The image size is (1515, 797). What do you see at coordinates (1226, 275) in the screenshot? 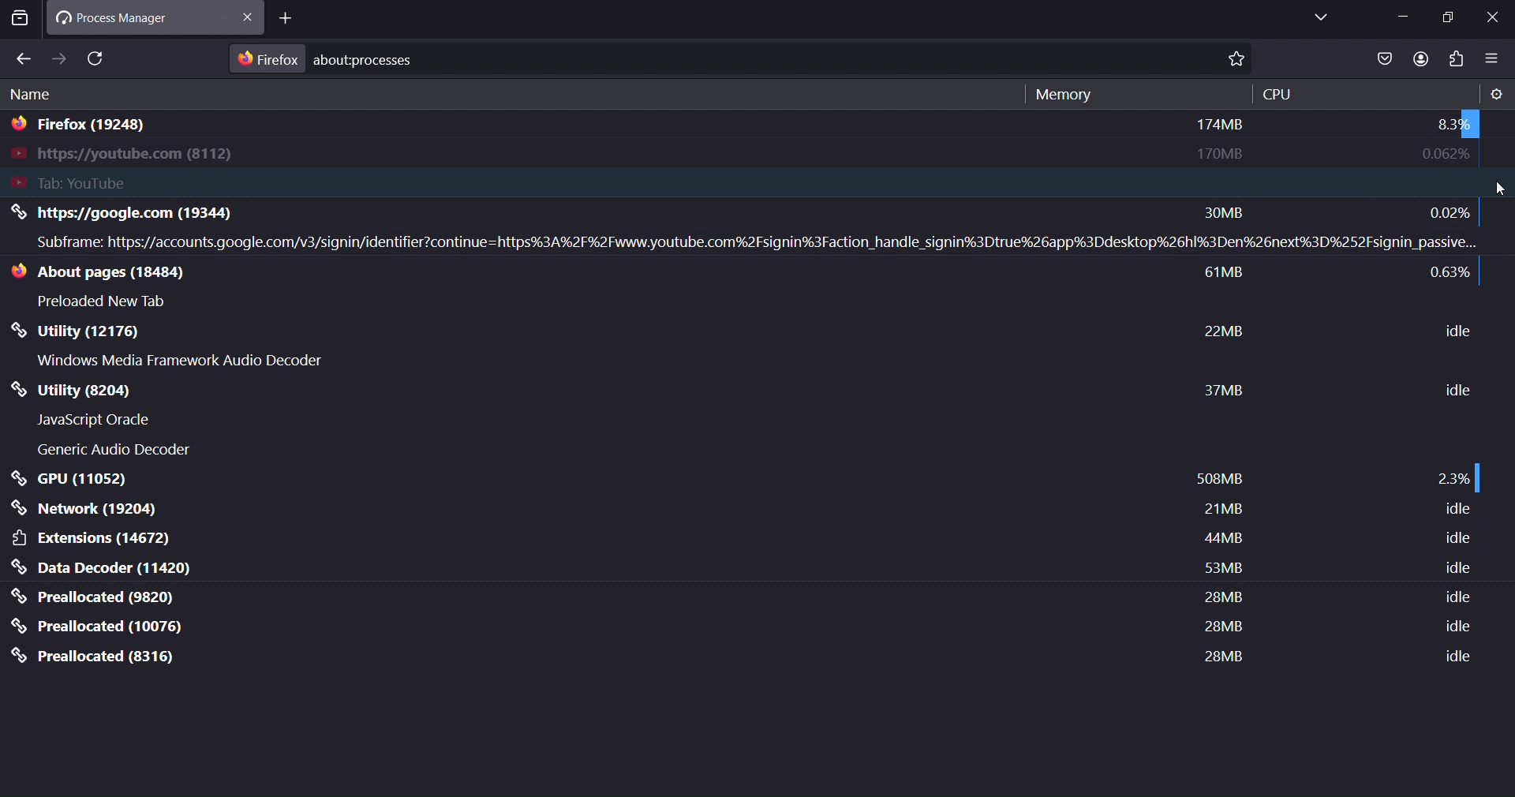
I see `61 mb` at bounding box center [1226, 275].